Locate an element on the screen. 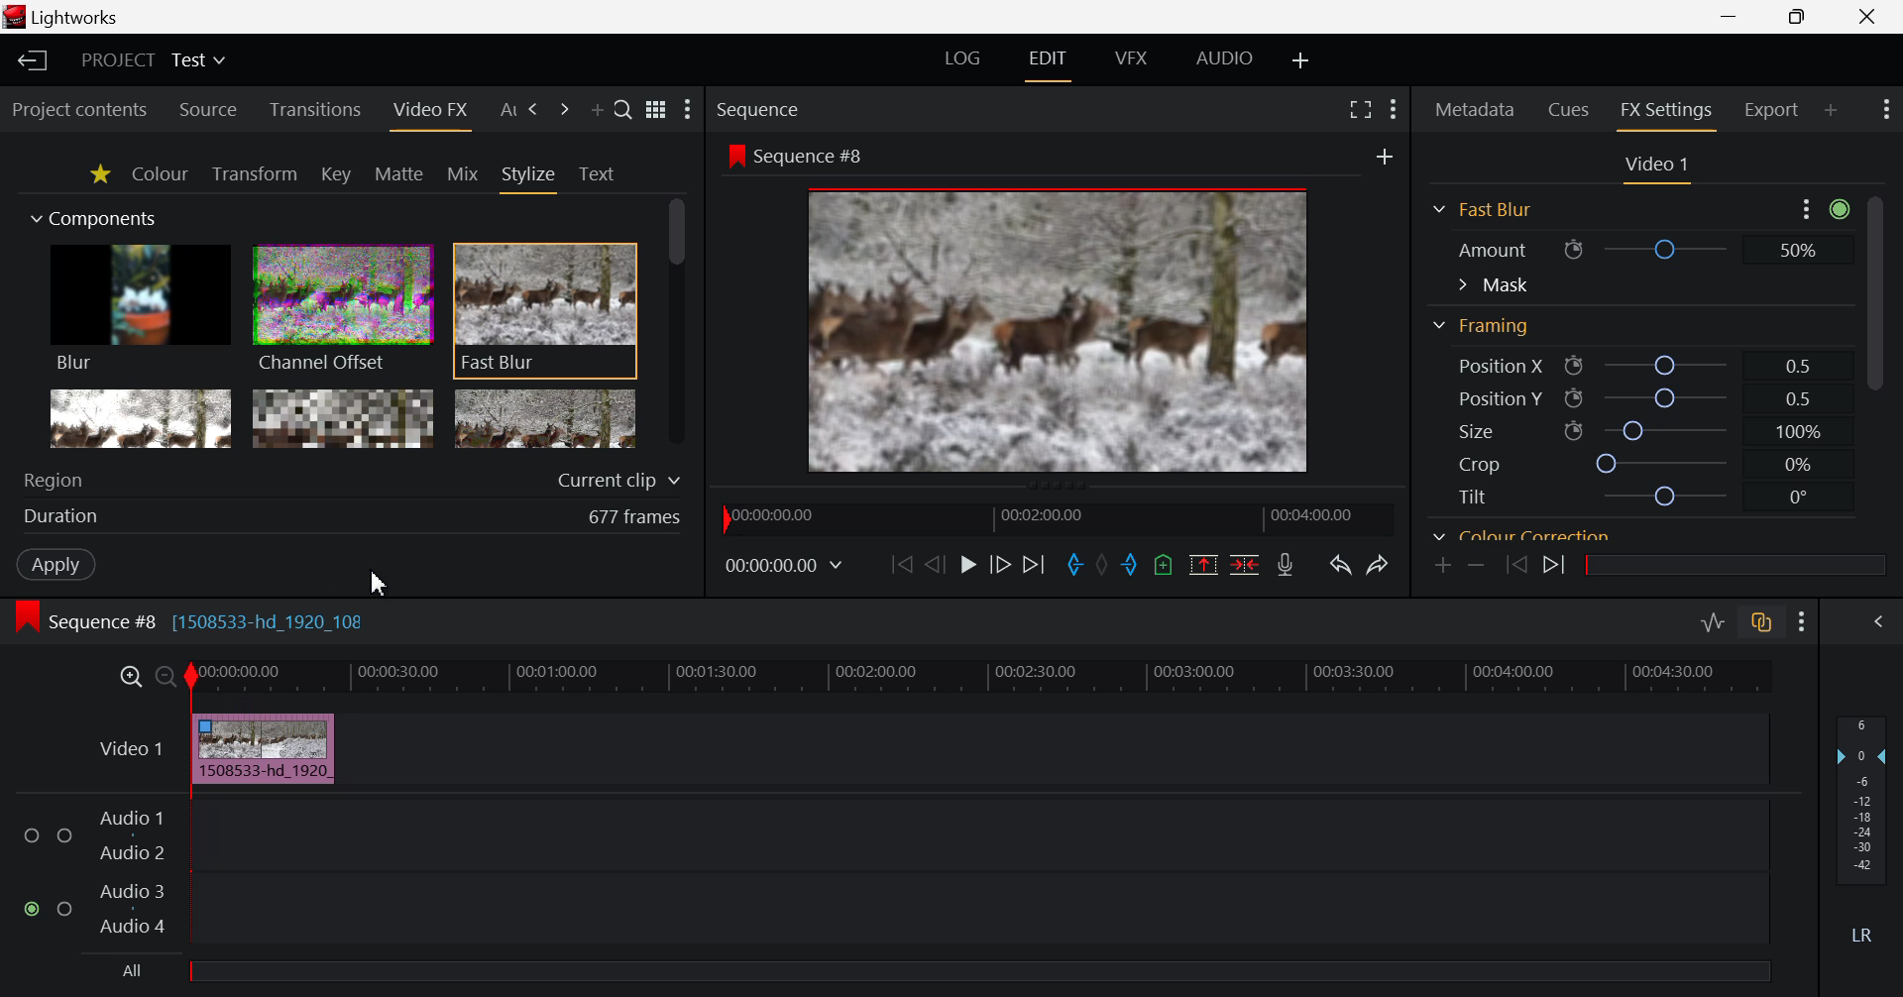 Image resolution: width=1903 pixels, height=997 pixels. Fast Blur is located at coordinates (545, 305).